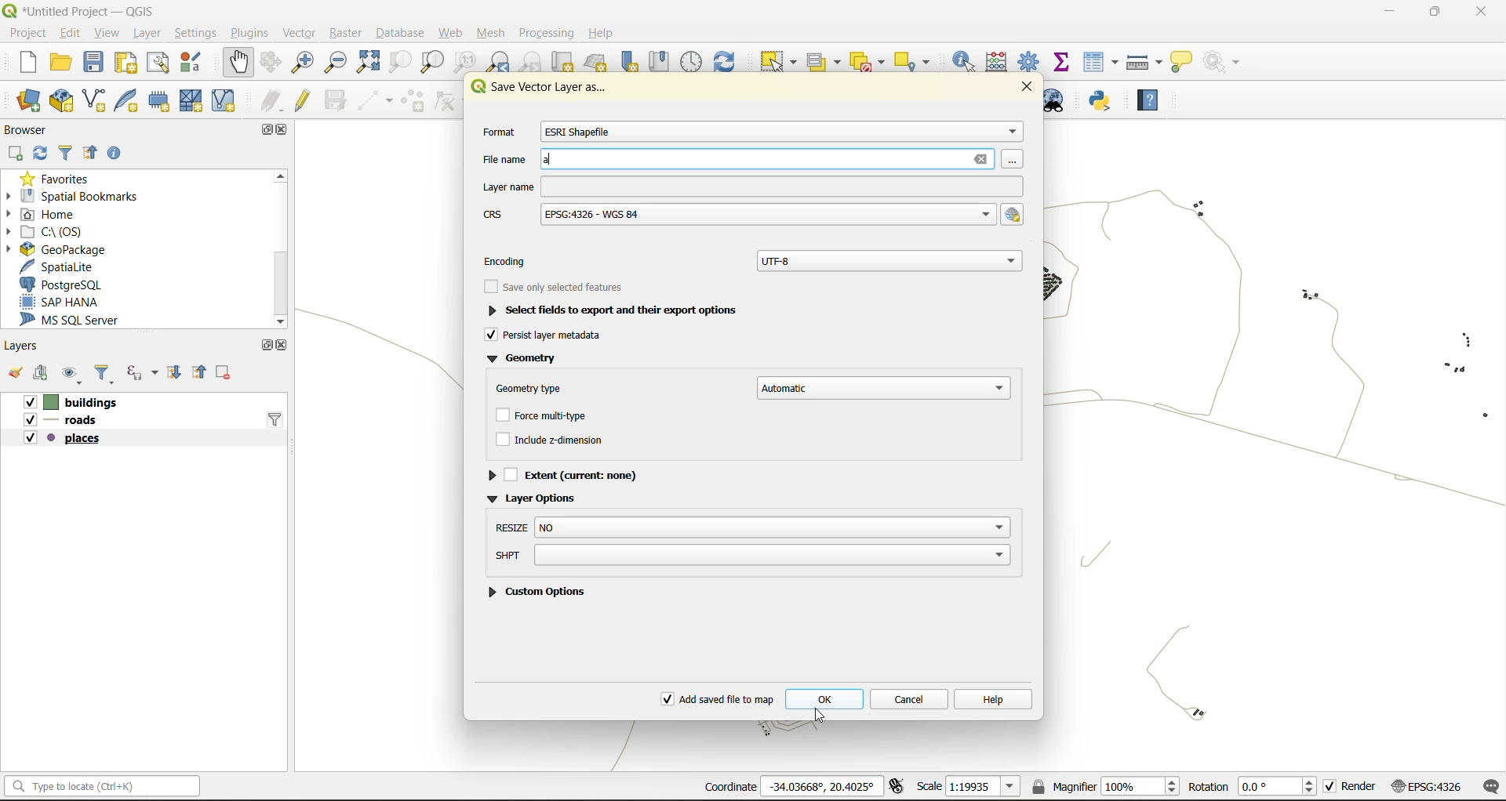 Image resolution: width=1506 pixels, height=801 pixels. Describe the element at coordinates (398, 63) in the screenshot. I see `zoom selection` at that location.